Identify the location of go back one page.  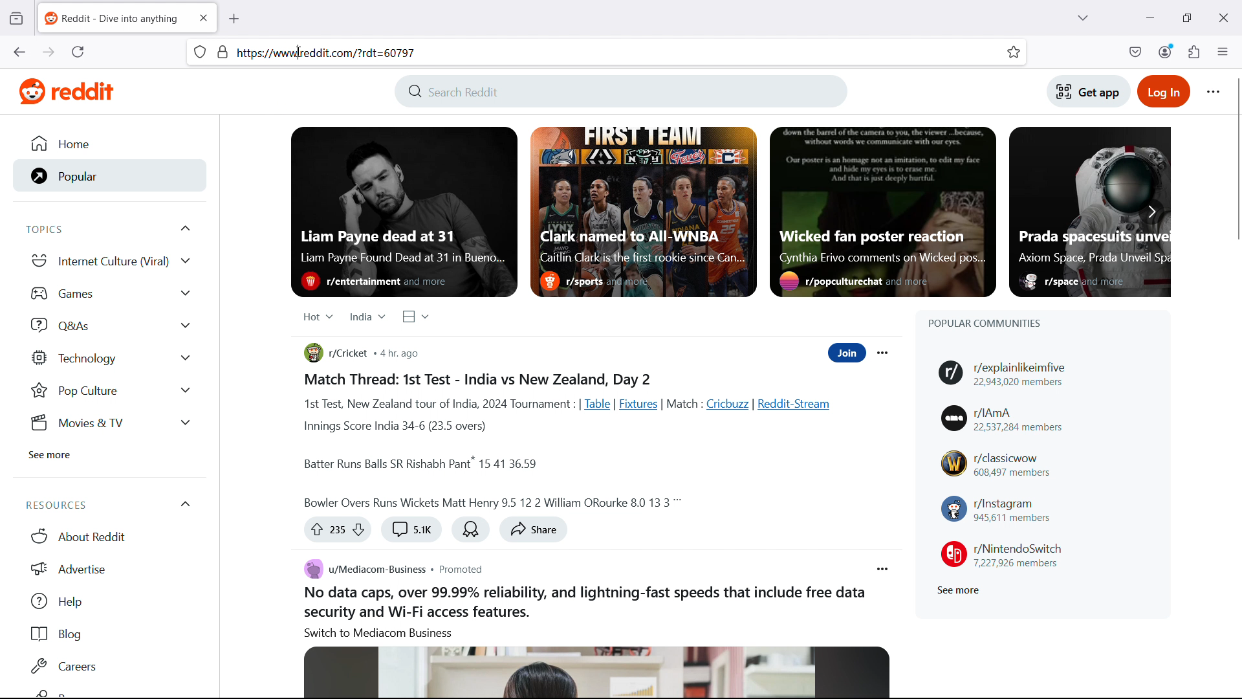
(19, 51).